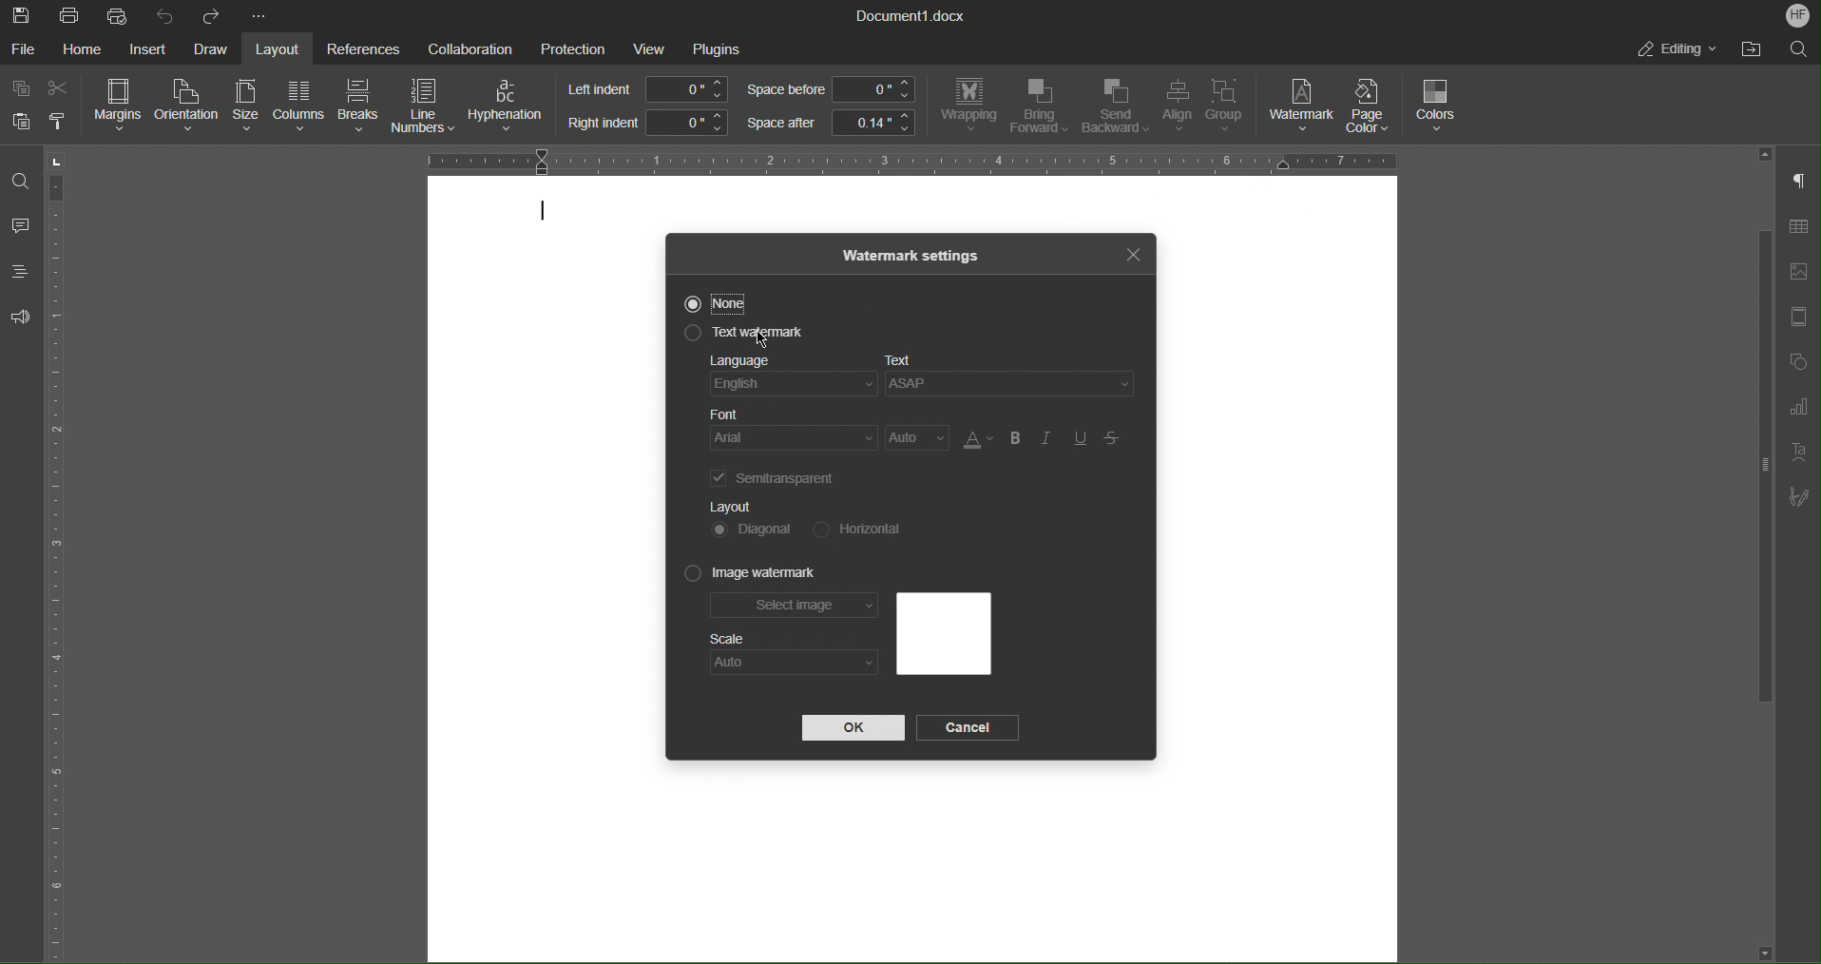 Image resolution: width=1821 pixels, height=964 pixels. I want to click on Non-Printing Characters, so click(1800, 183).